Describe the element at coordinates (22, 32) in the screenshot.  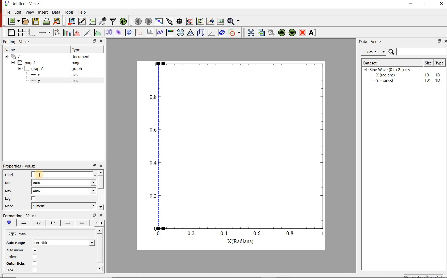
I see `arrange graph` at that location.